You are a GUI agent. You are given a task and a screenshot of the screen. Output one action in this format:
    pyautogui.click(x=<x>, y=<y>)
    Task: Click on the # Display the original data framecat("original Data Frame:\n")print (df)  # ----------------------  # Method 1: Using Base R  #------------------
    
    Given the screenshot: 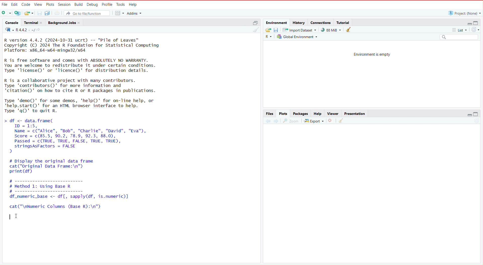 What is the action you would take?
    pyautogui.click(x=82, y=176)
    